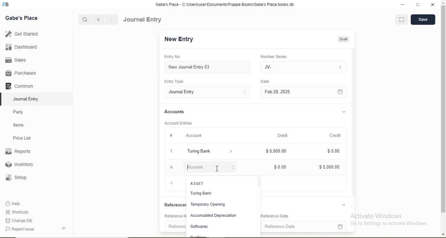 The width and height of the screenshot is (446, 238). Describe the element at coordinates (190, 67) in the screenshot. I see `New Journal Entry 03` at that location.